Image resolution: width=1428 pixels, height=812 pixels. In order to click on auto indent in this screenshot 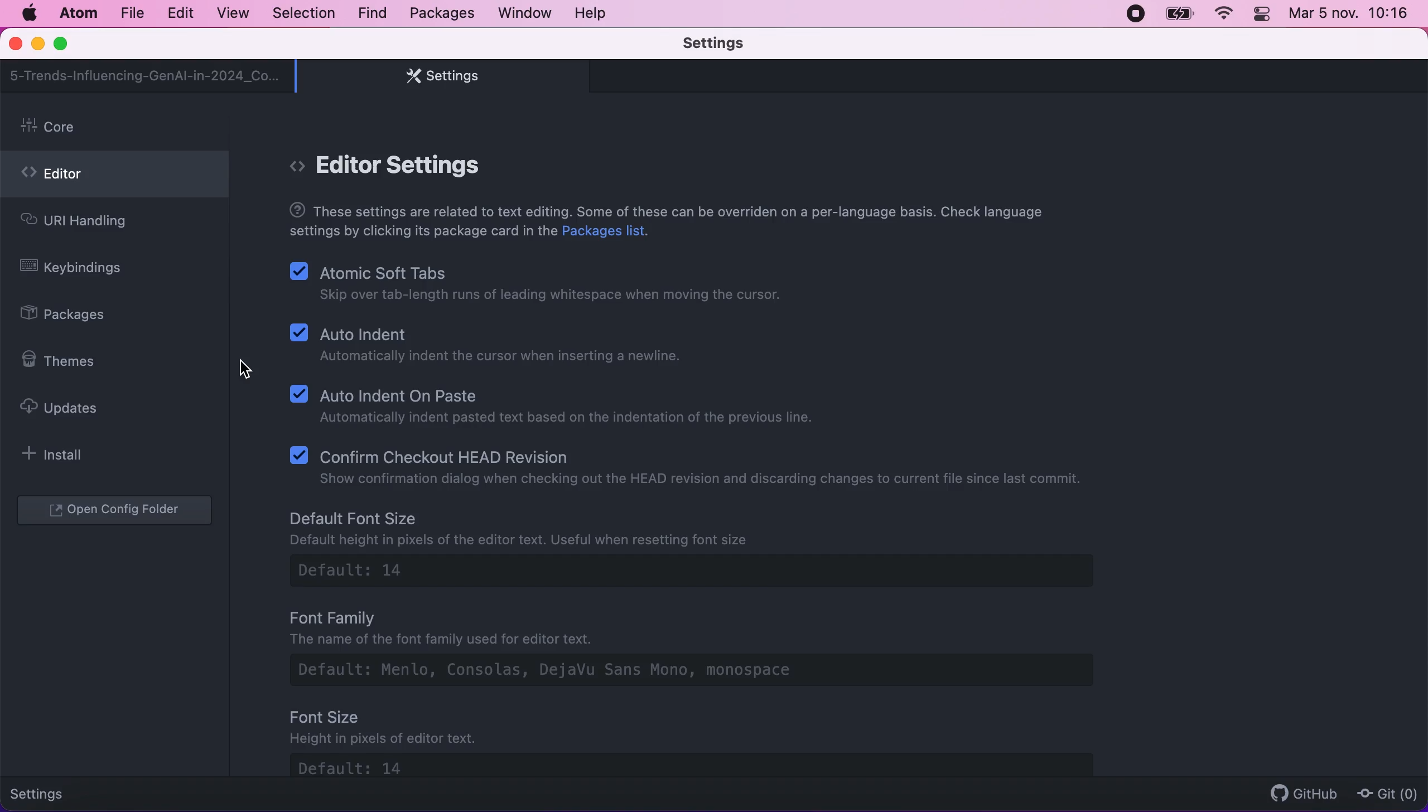, I will do `click(494, 348)`.